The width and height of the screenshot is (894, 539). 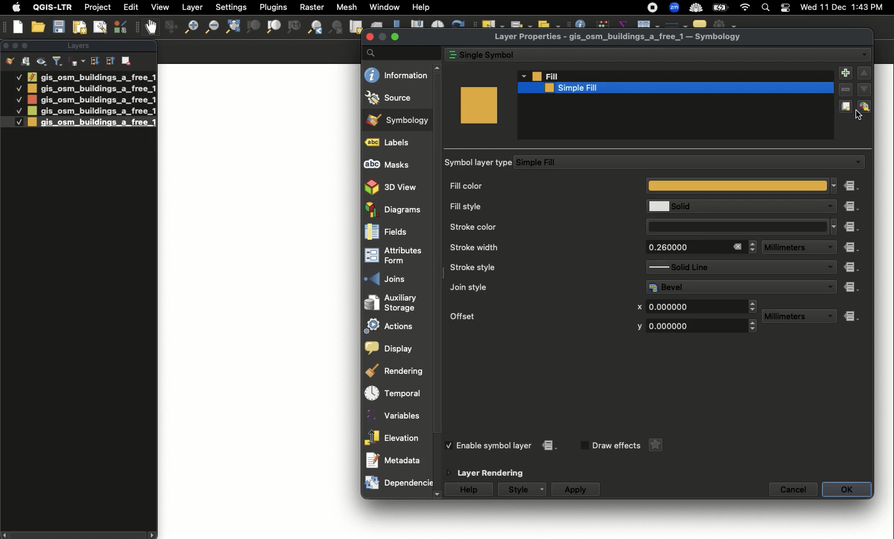 I want to click on Checked, so click(x=19, y=99).